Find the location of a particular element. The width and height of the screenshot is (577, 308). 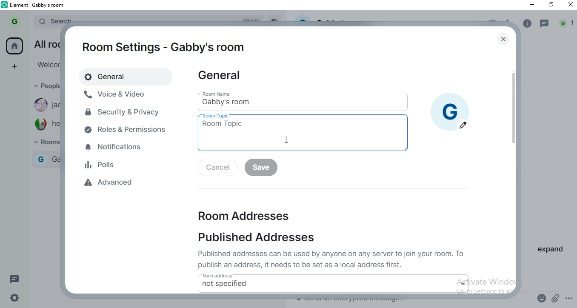

rooms is located at coordinates (44, 143).